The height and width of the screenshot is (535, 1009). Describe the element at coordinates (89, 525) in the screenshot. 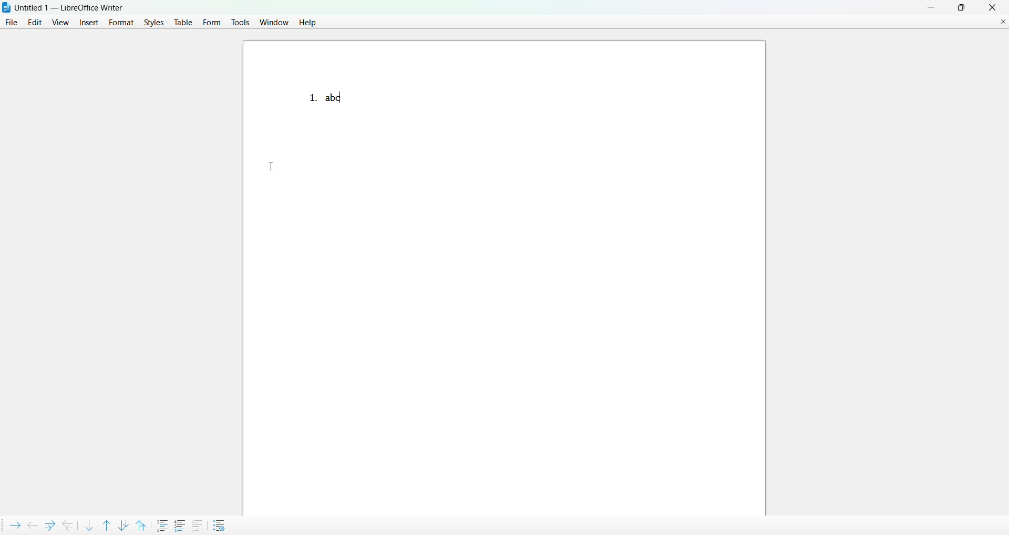

I see `move item down` at that location.